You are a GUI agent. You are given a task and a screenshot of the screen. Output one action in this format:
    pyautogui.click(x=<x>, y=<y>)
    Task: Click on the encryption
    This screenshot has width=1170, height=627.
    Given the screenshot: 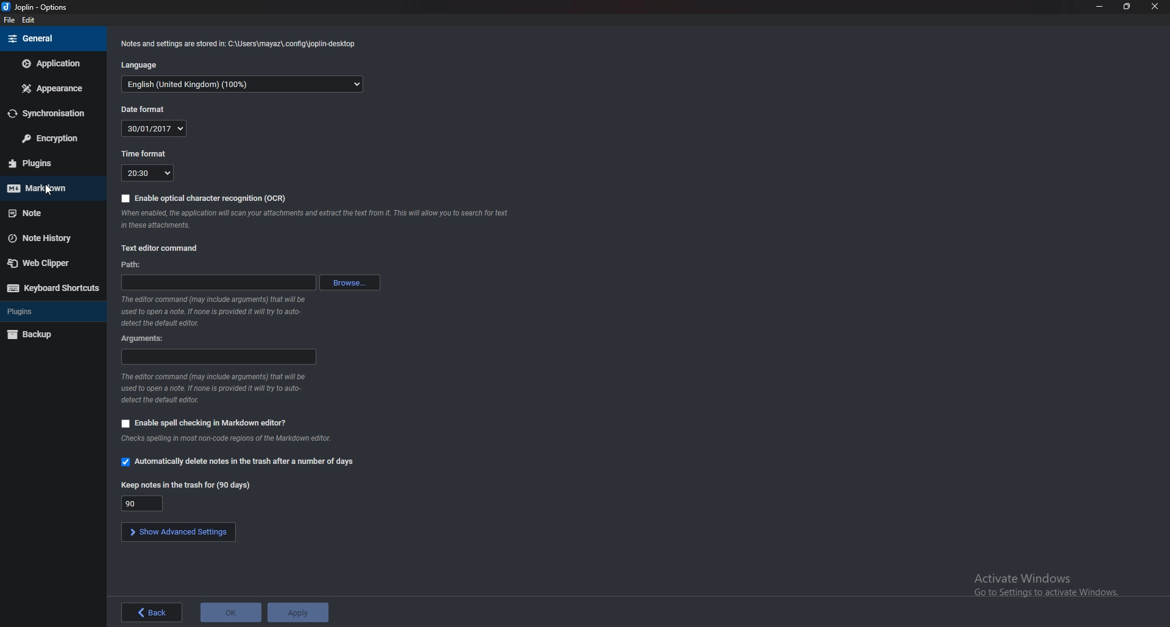 What is the action you would take?
    pyautogui.click(x=52, y=138)
    